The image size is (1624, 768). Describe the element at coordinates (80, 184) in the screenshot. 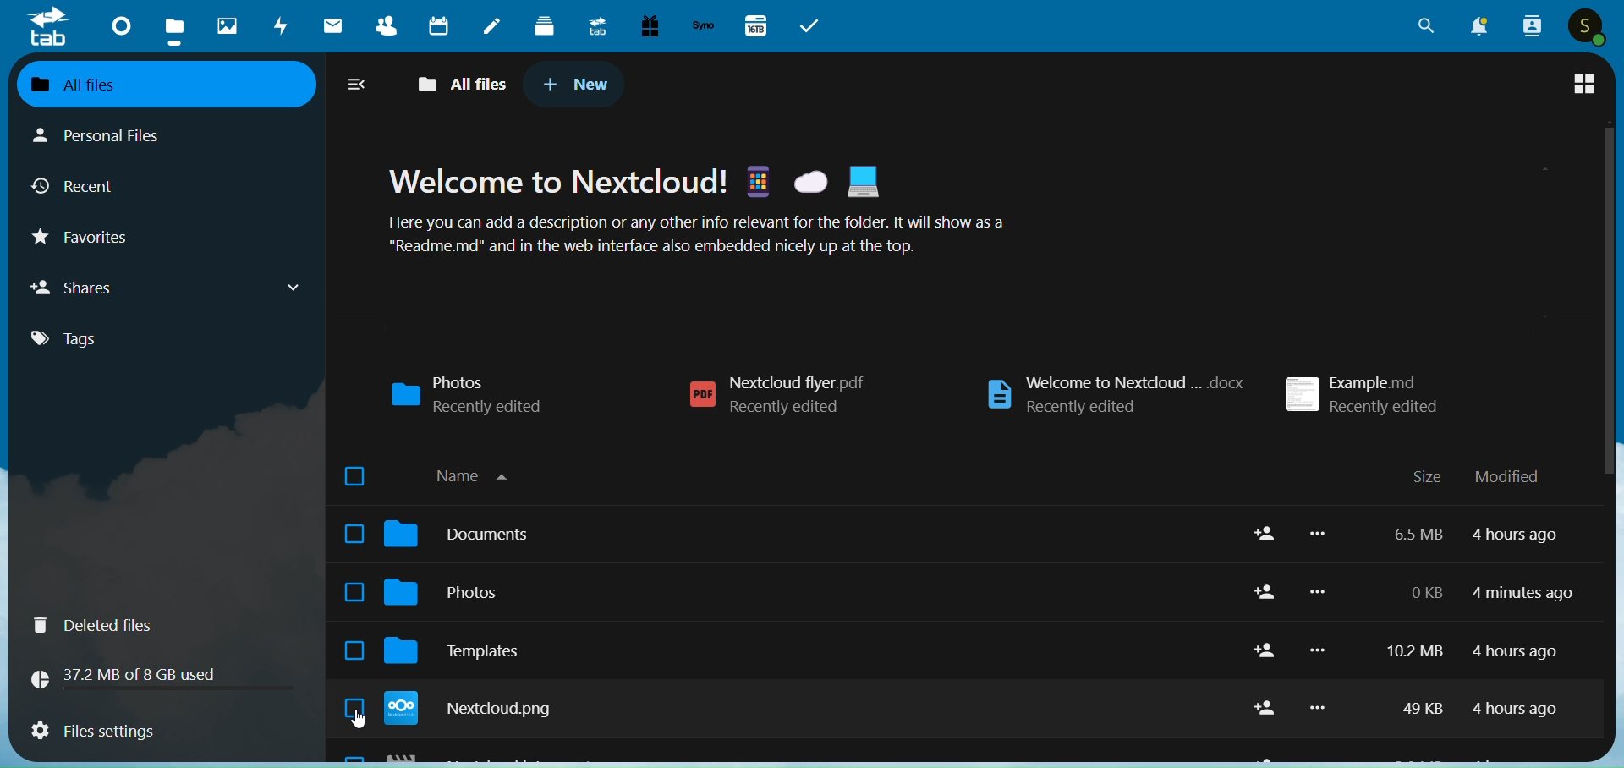

I see `recent` at that location.